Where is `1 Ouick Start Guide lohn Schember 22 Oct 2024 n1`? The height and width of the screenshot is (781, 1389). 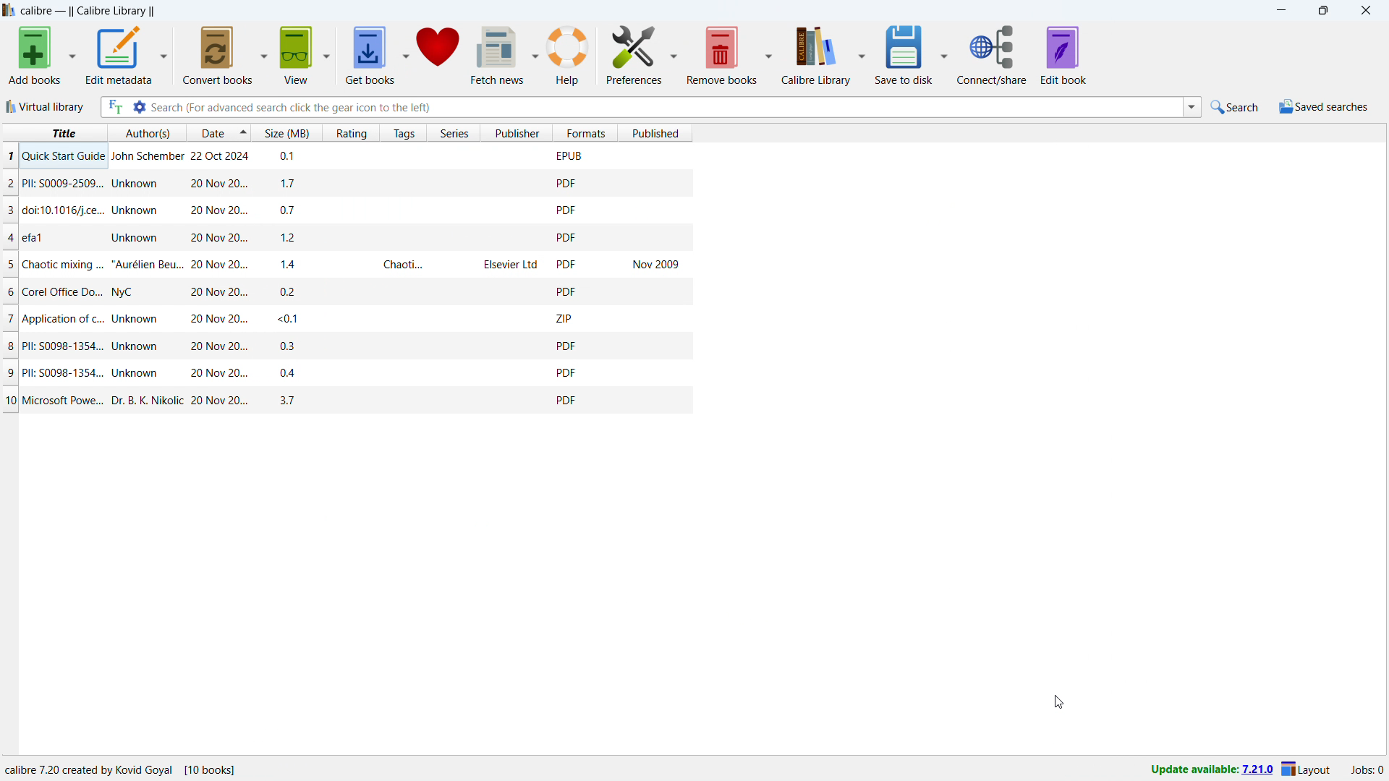 1 Ouick Start Guide lohn Schember 22 Oct 2024 n1 is located at coordinates (318, 154).